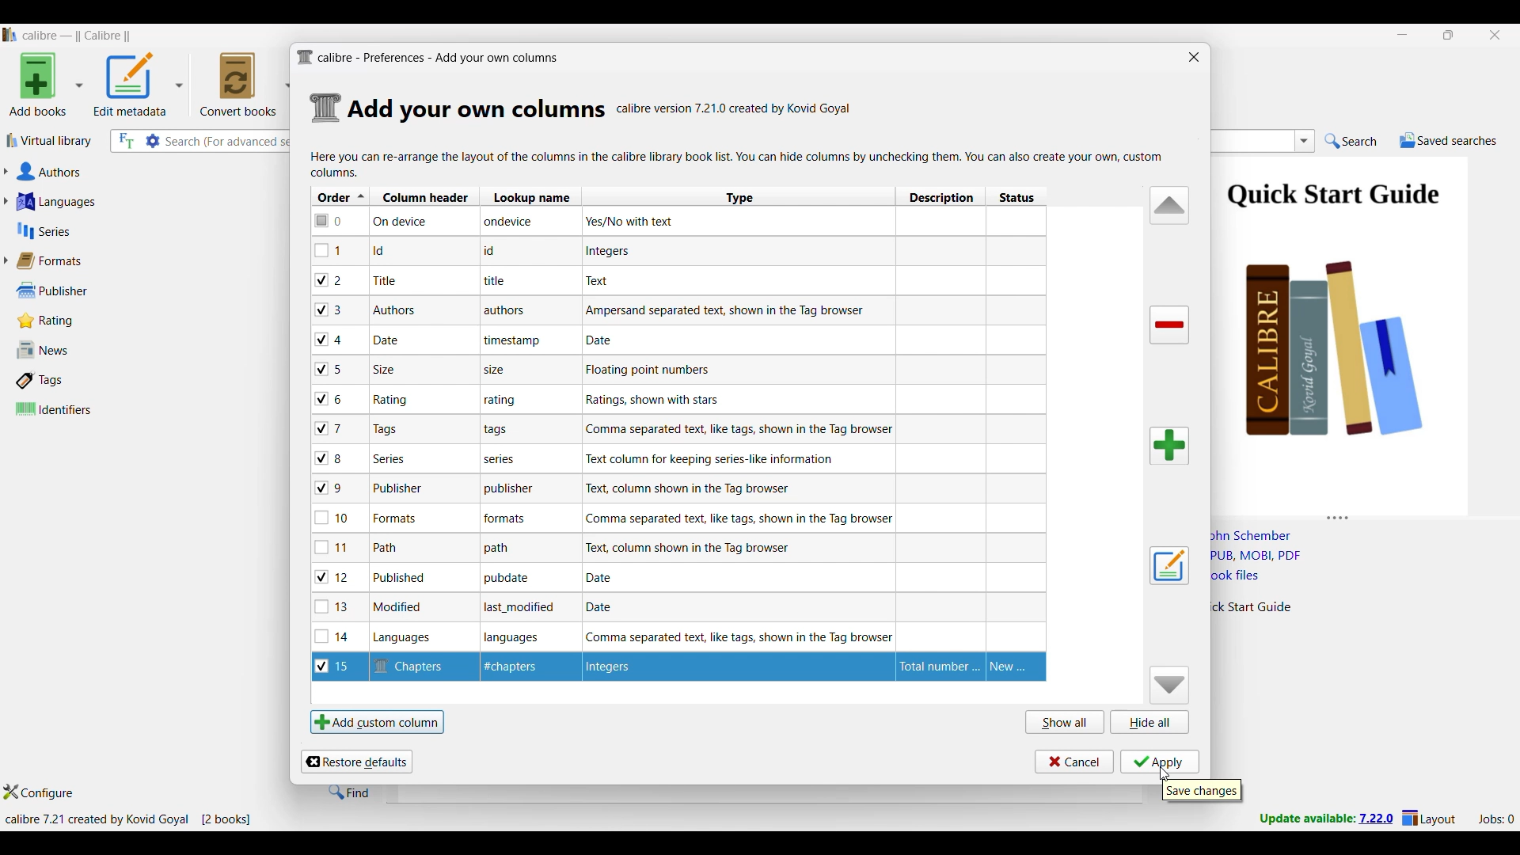 The image size is (1520, 855). What do you see at coordinates (506, 401) in the screenshot?
I see `note` at bounding box center [506, 401].